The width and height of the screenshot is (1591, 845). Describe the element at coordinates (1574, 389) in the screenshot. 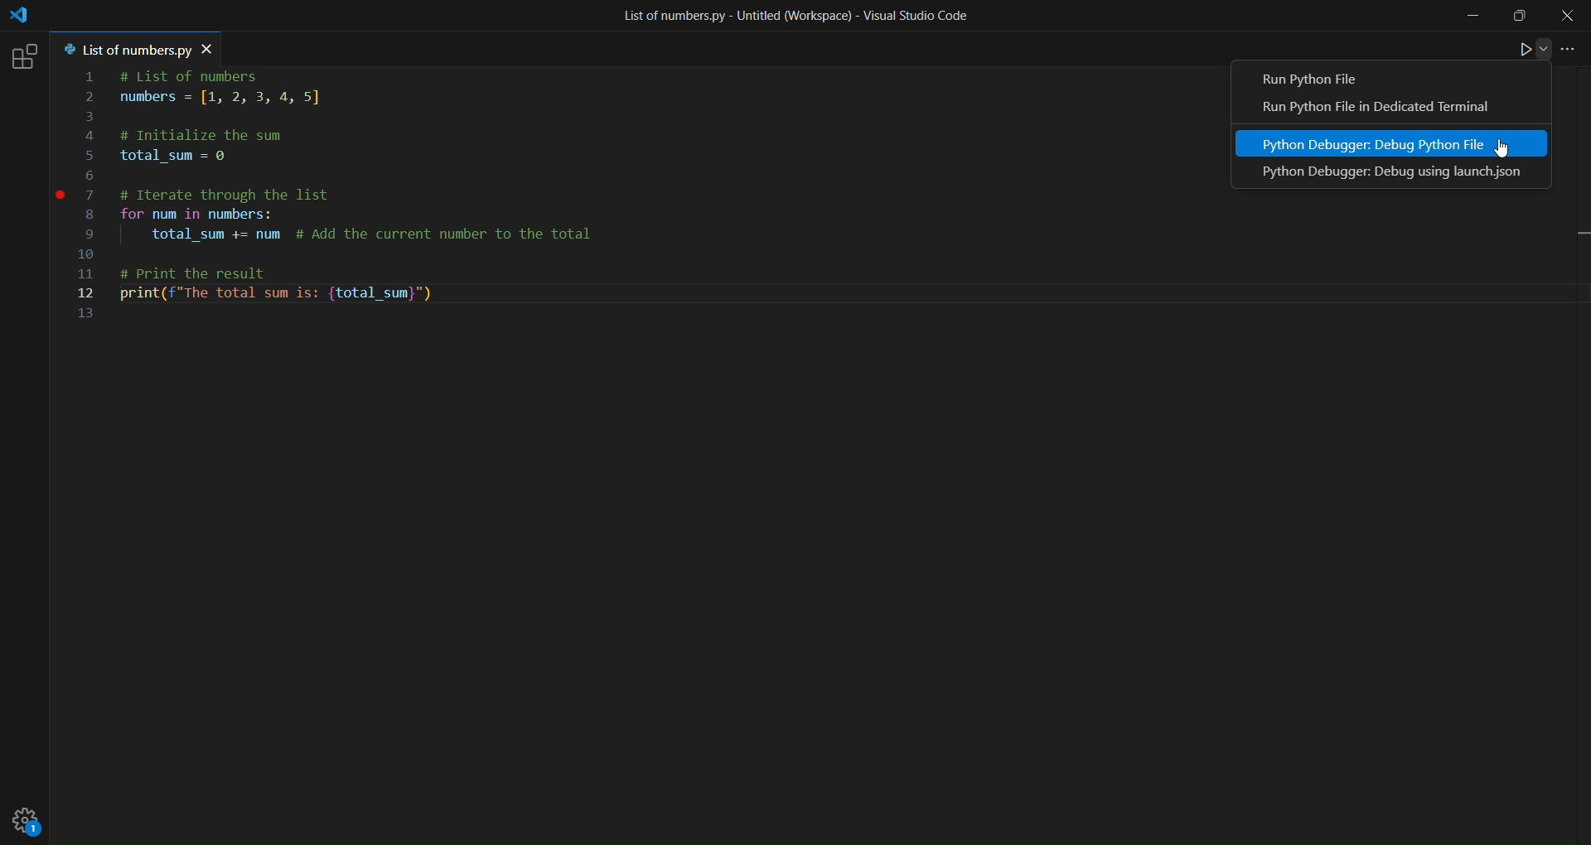

I see `scroll bar` at that location.